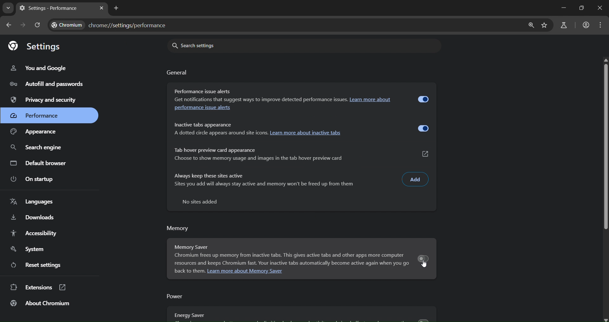 Image resolution: width=609 pixels, height=322 pixels. What do you see at coordinates (110, 26) in the screenshot?
I see `chrome://settings/performance` at bounding box center [110, 26].